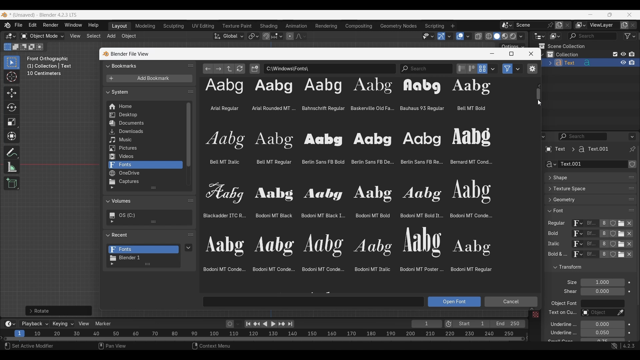 Image resolution: width=640 pixels, height=360 pixels. What do you see at coordinates (511, 54) in the screenshot?
I see `Maximize` at bounding box center [511, 54].